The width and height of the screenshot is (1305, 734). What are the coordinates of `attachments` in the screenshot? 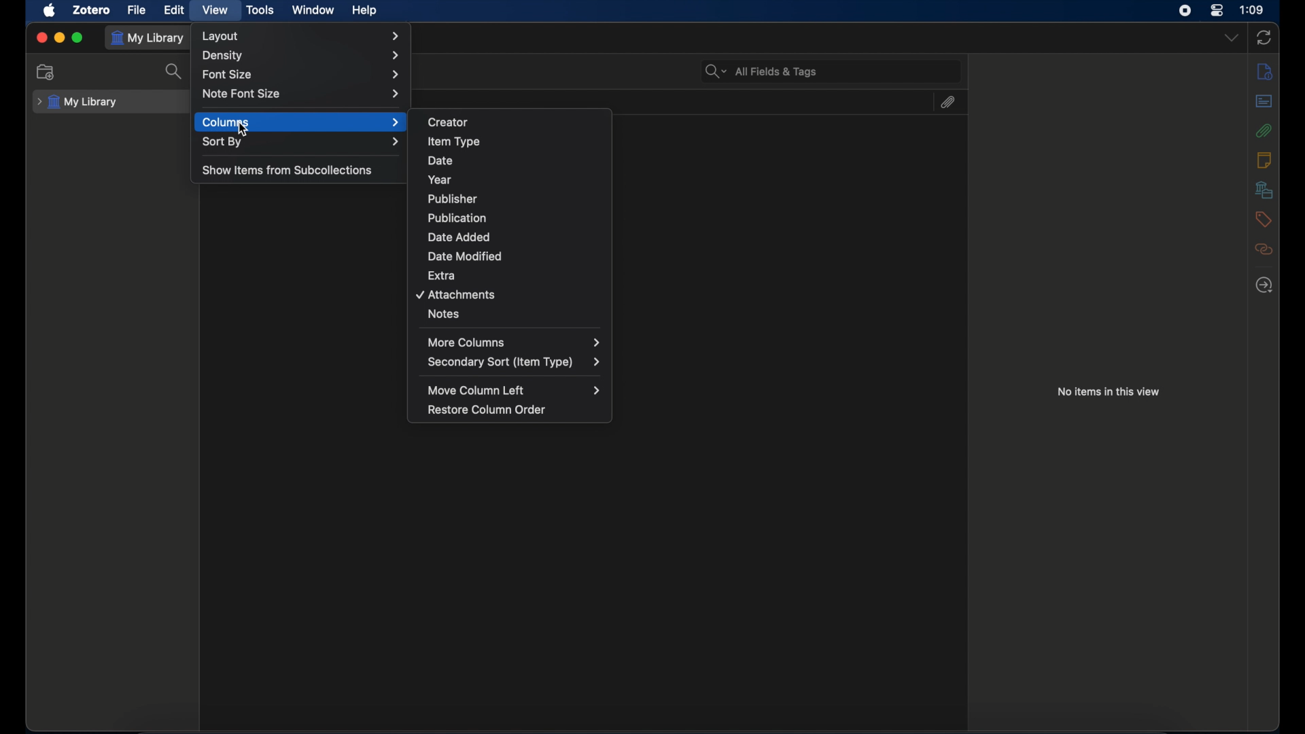 It's located at (457, 295).